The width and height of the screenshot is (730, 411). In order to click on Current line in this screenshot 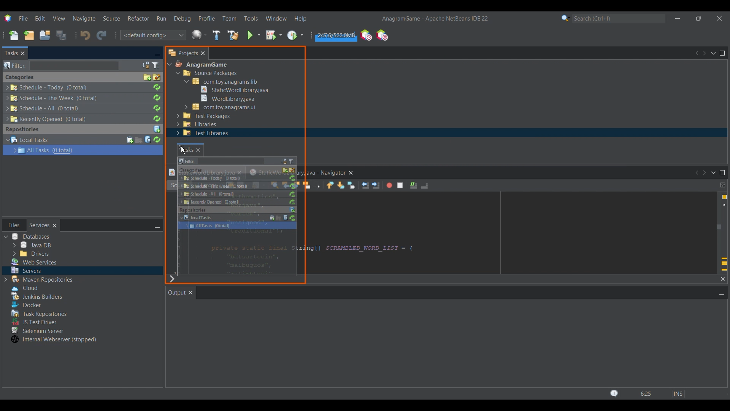, I will do `click(724, 205)`.